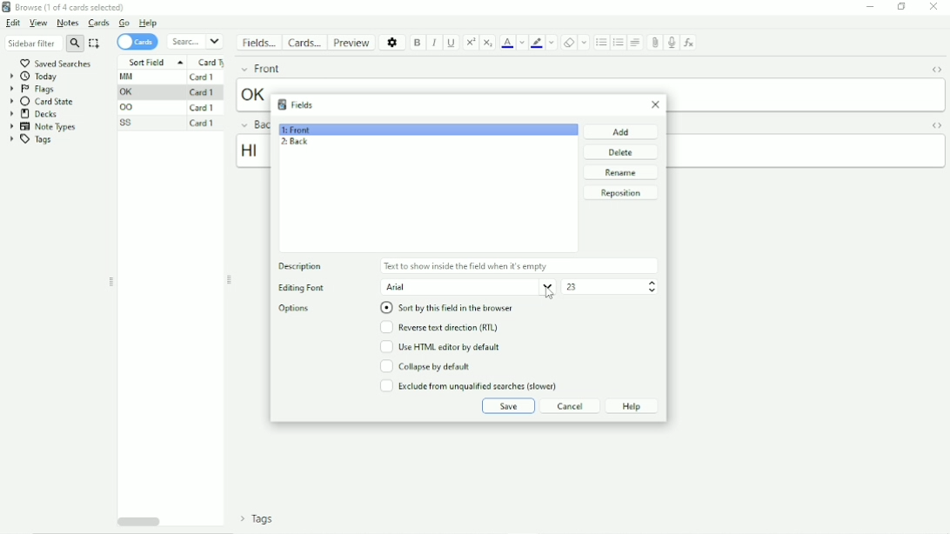  Describe the element at coordinates (66, 7) in the screenshot. I see `Browse(1 of 4 cards selected)` at that location.